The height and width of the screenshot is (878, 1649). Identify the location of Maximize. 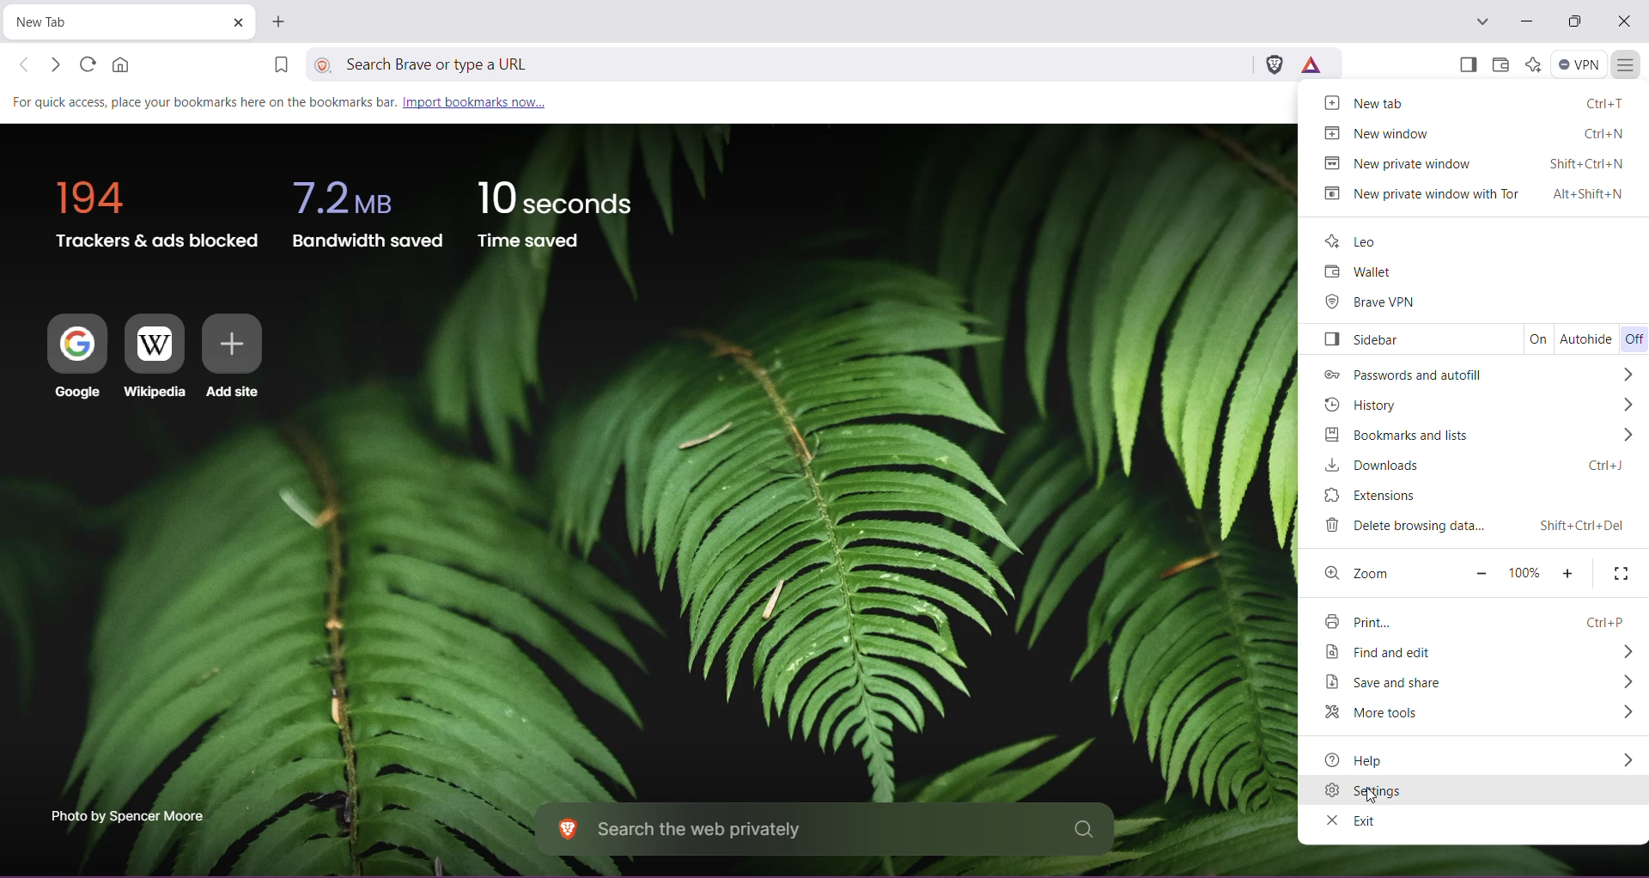
(1574, 23).